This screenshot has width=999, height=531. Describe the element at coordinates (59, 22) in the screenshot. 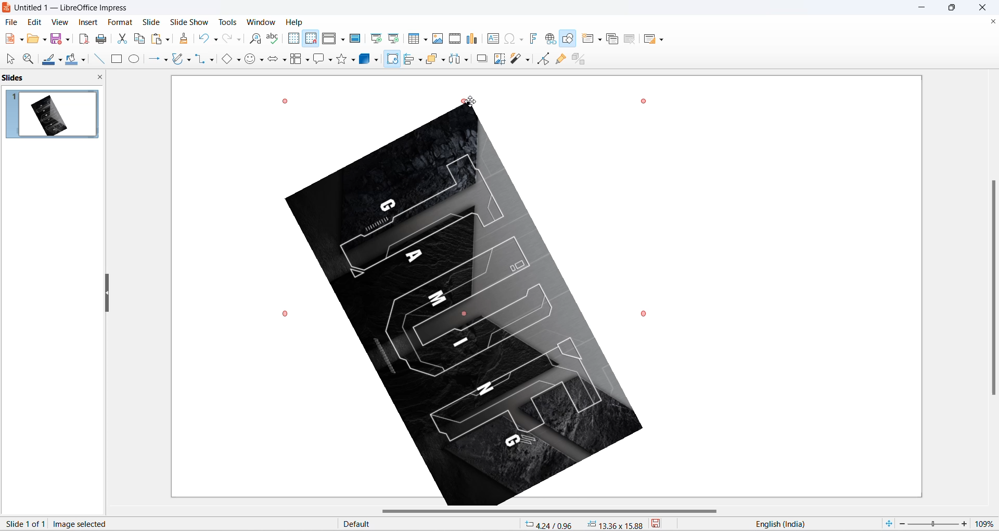

I see `view` at that location.